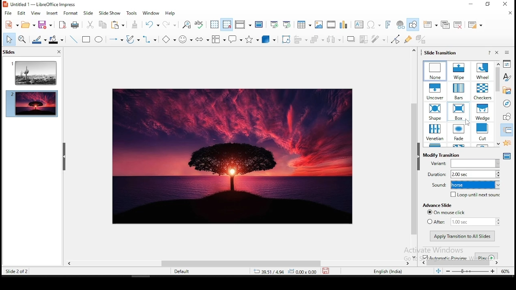 The image size is (516, 290). I want to click on styles, so click(506, 78).